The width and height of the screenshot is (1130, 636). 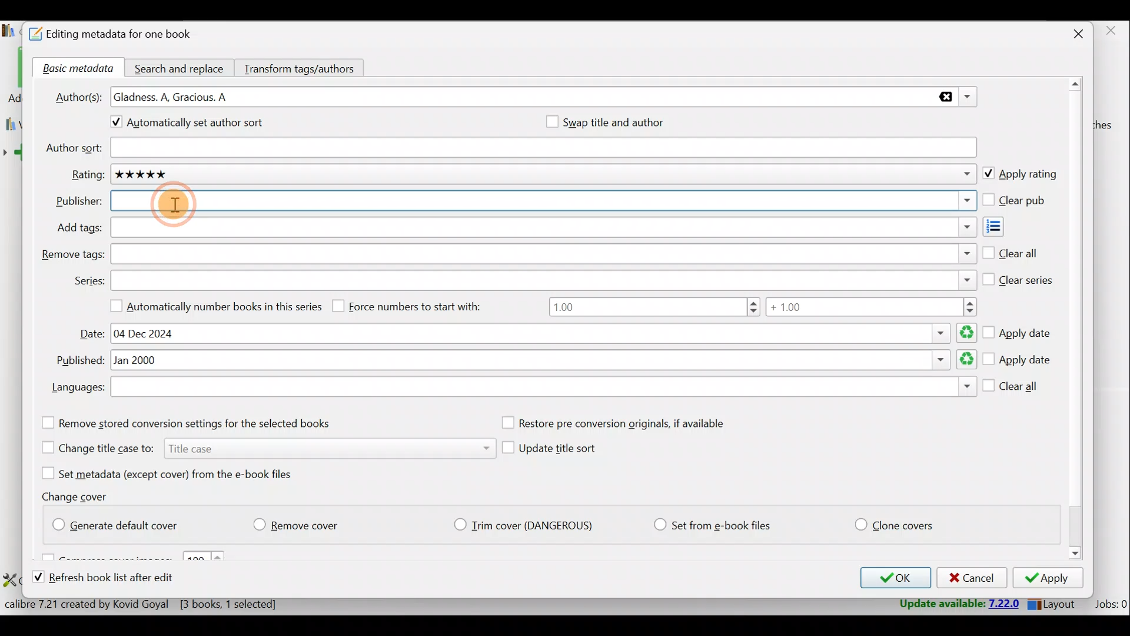 I want to click on Languages, so click(x=543, y=388).